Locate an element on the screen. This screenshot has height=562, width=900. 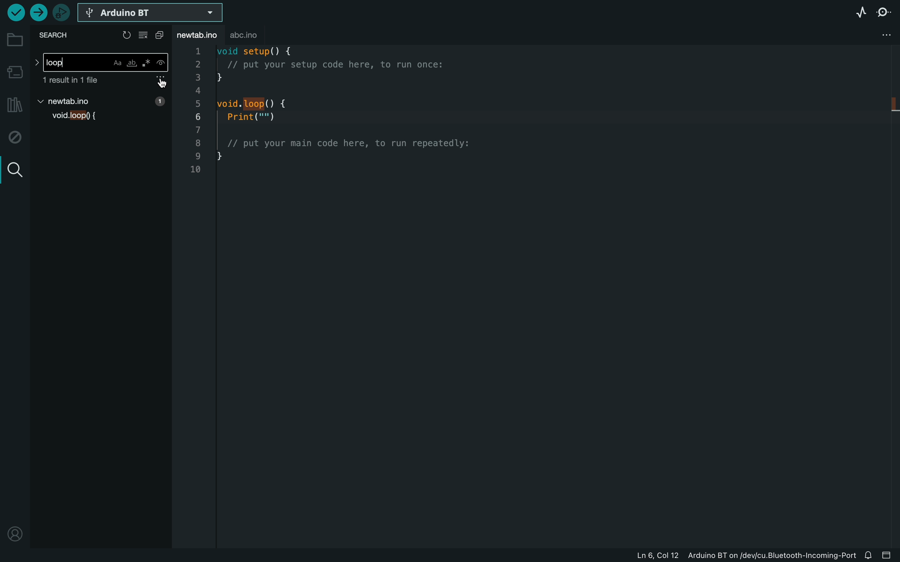
verify is located at coordinates (14, 13).